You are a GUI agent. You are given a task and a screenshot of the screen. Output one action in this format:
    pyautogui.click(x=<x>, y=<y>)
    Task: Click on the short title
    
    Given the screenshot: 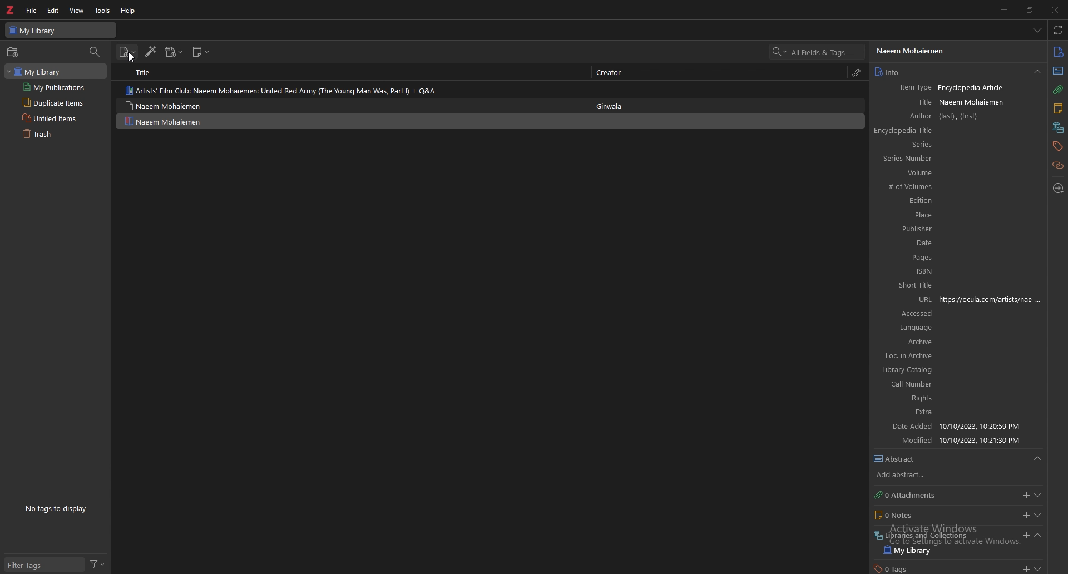 What is the action you would take?
    pyautogui.click(x=904, y=285)
    